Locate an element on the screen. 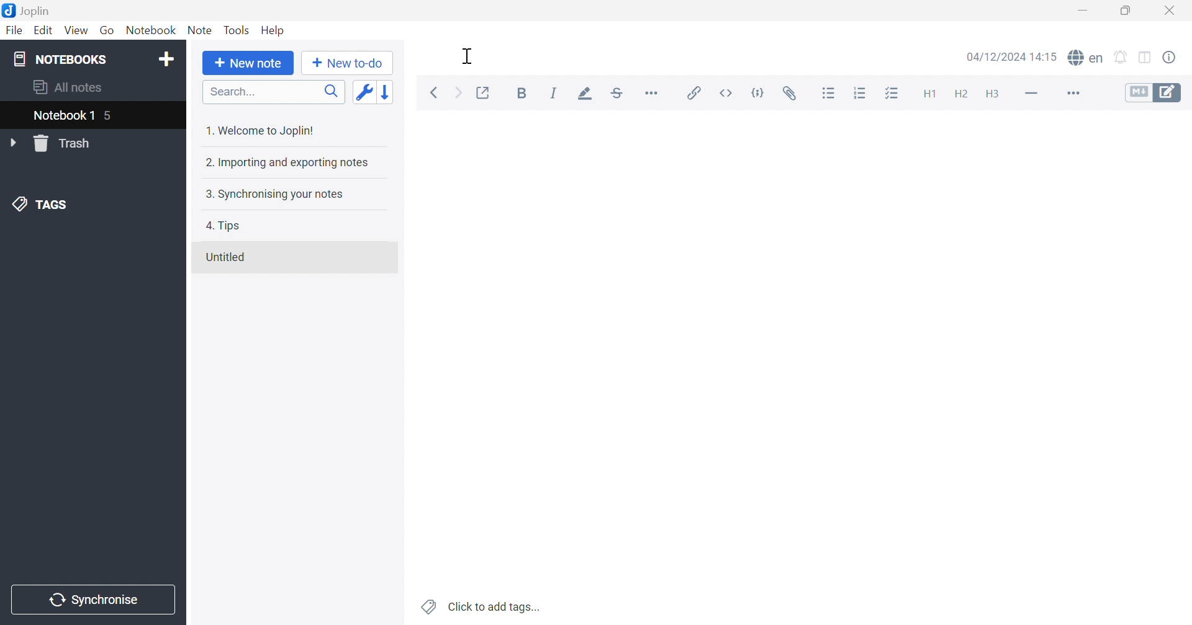 This screenshot has width=1192, height=625. Italic is located at coordinates (554, 93).